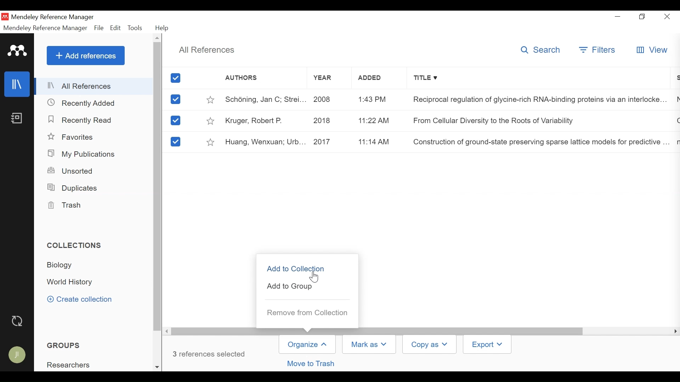  I want to click on Journal title, so click(537, 99).